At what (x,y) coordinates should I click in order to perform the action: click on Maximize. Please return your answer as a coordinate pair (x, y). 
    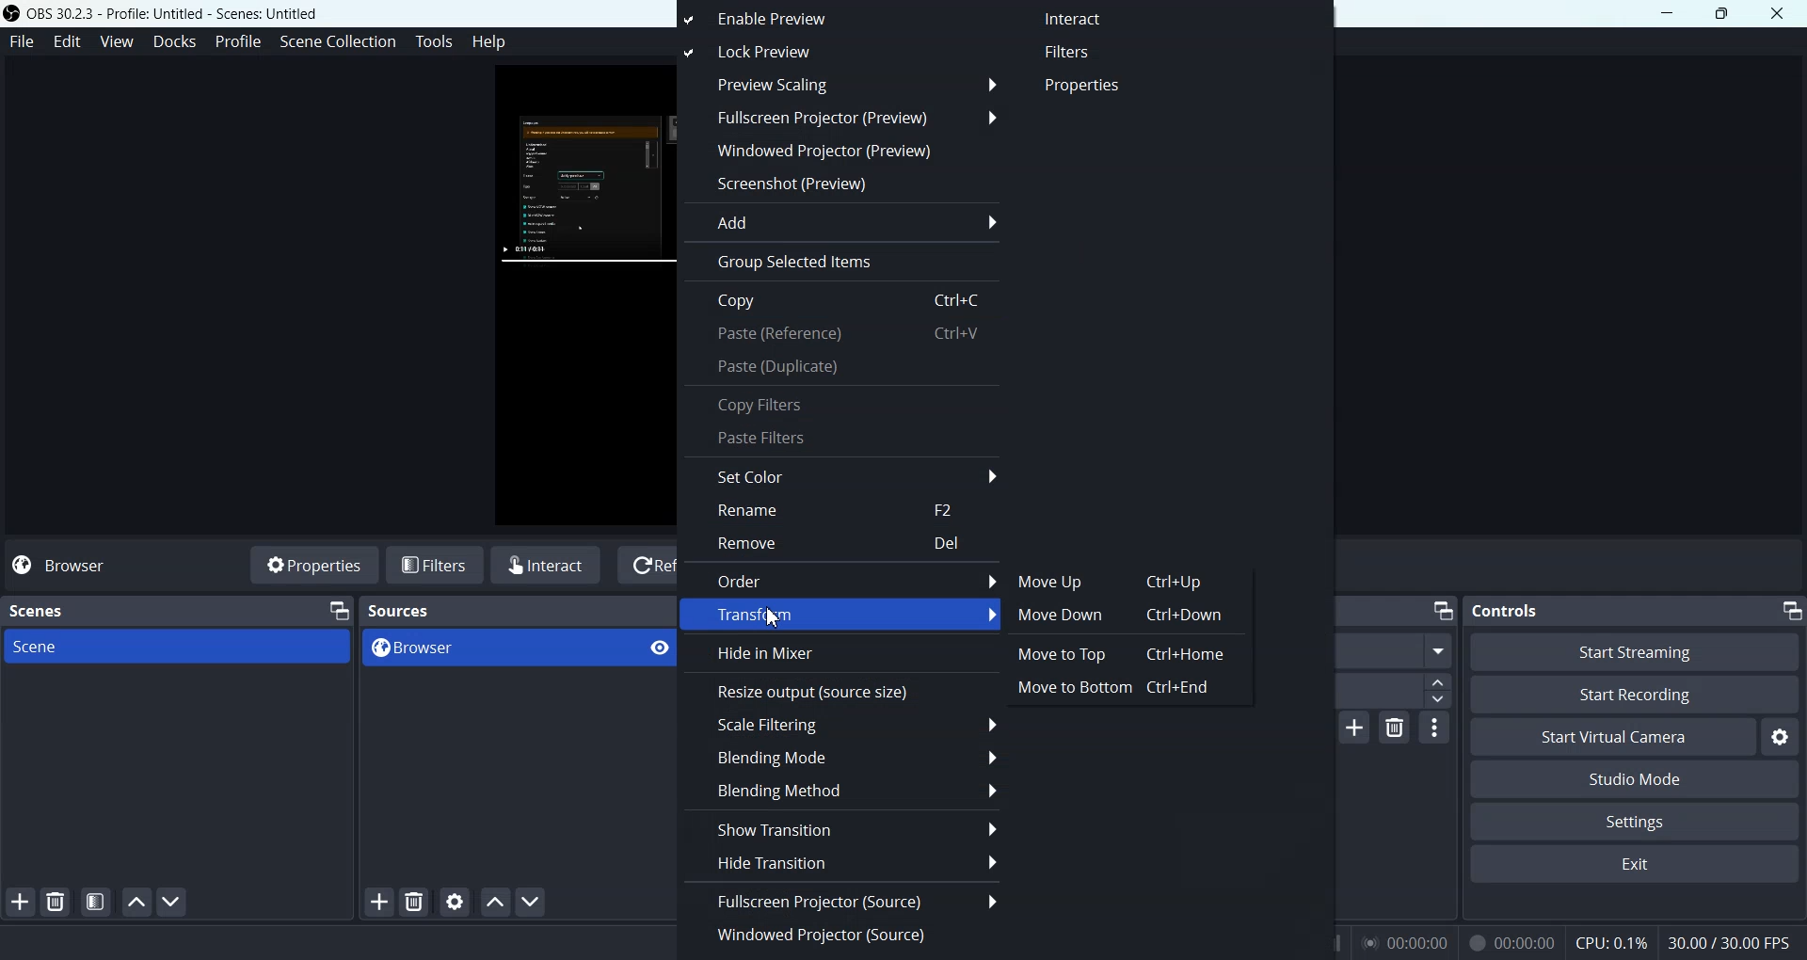
    Looking at the image, I should click on (1722, 14).